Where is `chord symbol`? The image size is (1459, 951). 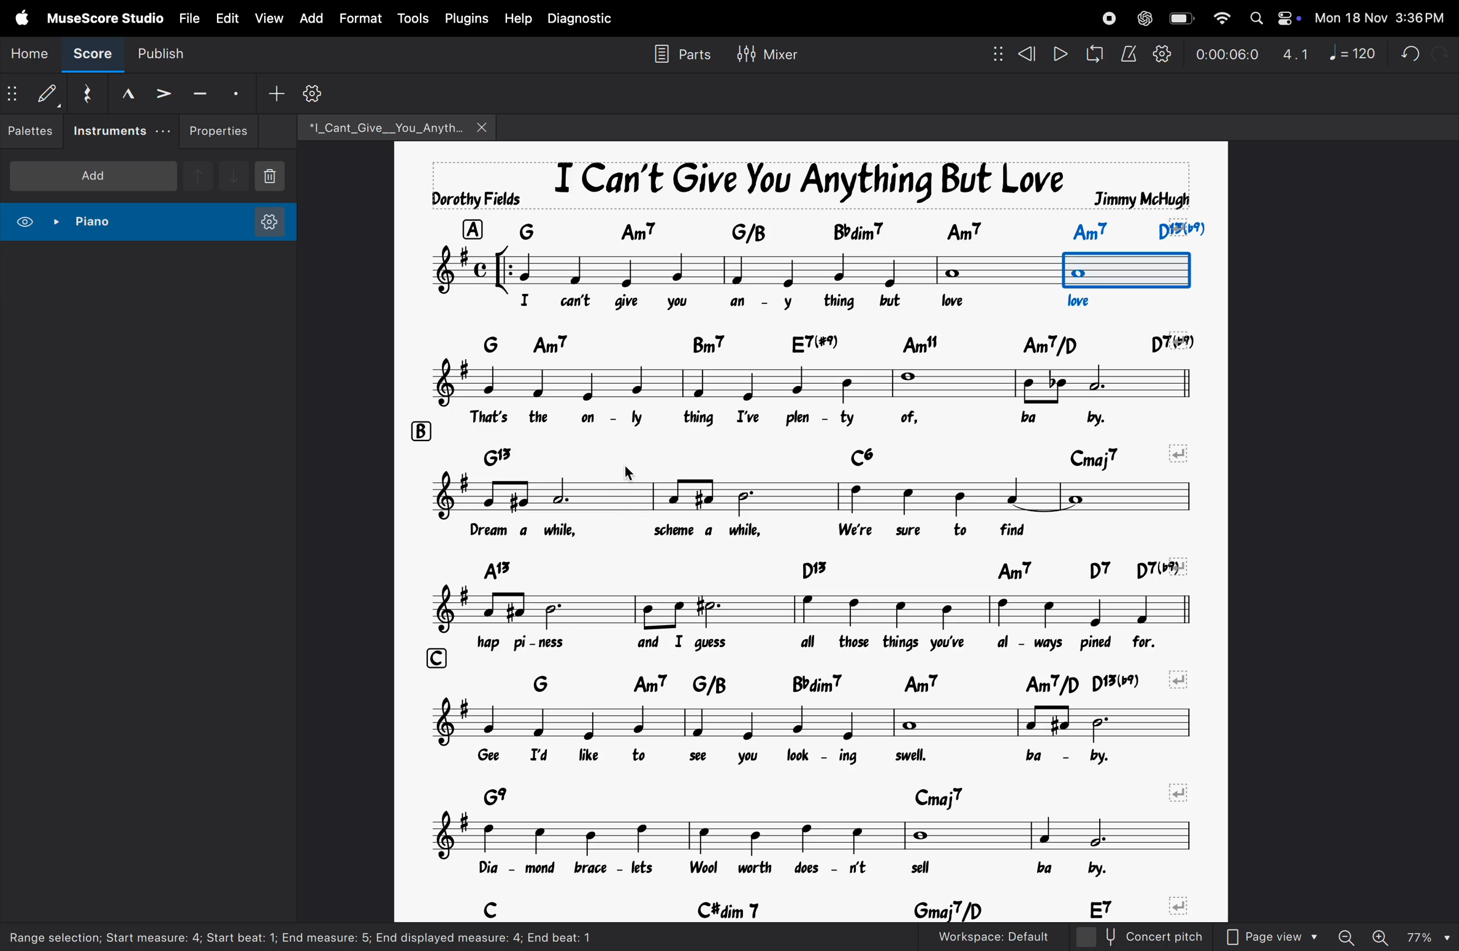
chord symbol is located at coordinates (865, 230).